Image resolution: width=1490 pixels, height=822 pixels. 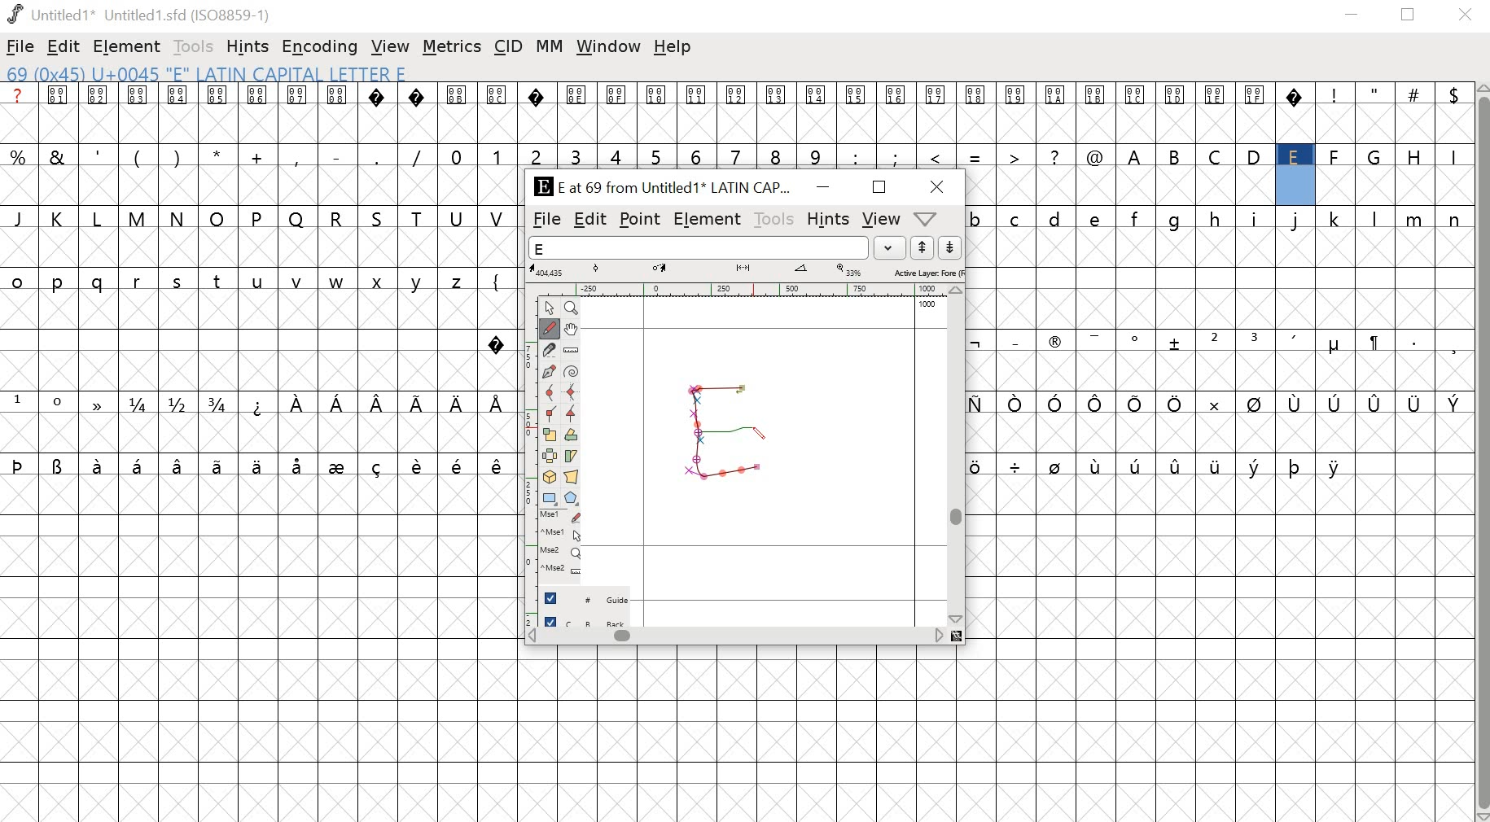 I want to click on element, so click(x=707, y=219).